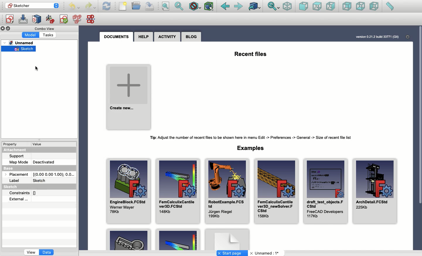 The width and height of the screenshot is (422, 256). What do you see at coordinates (58, 3) in the screenshot?
I see `Up arrow` at bounding box center [58, 3].